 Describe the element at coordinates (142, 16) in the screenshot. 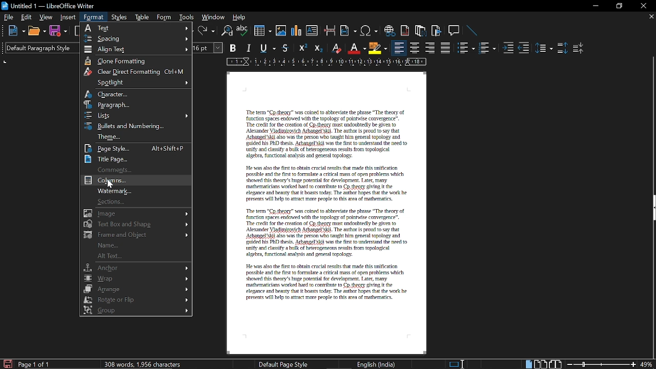

I see `Table` at that location.